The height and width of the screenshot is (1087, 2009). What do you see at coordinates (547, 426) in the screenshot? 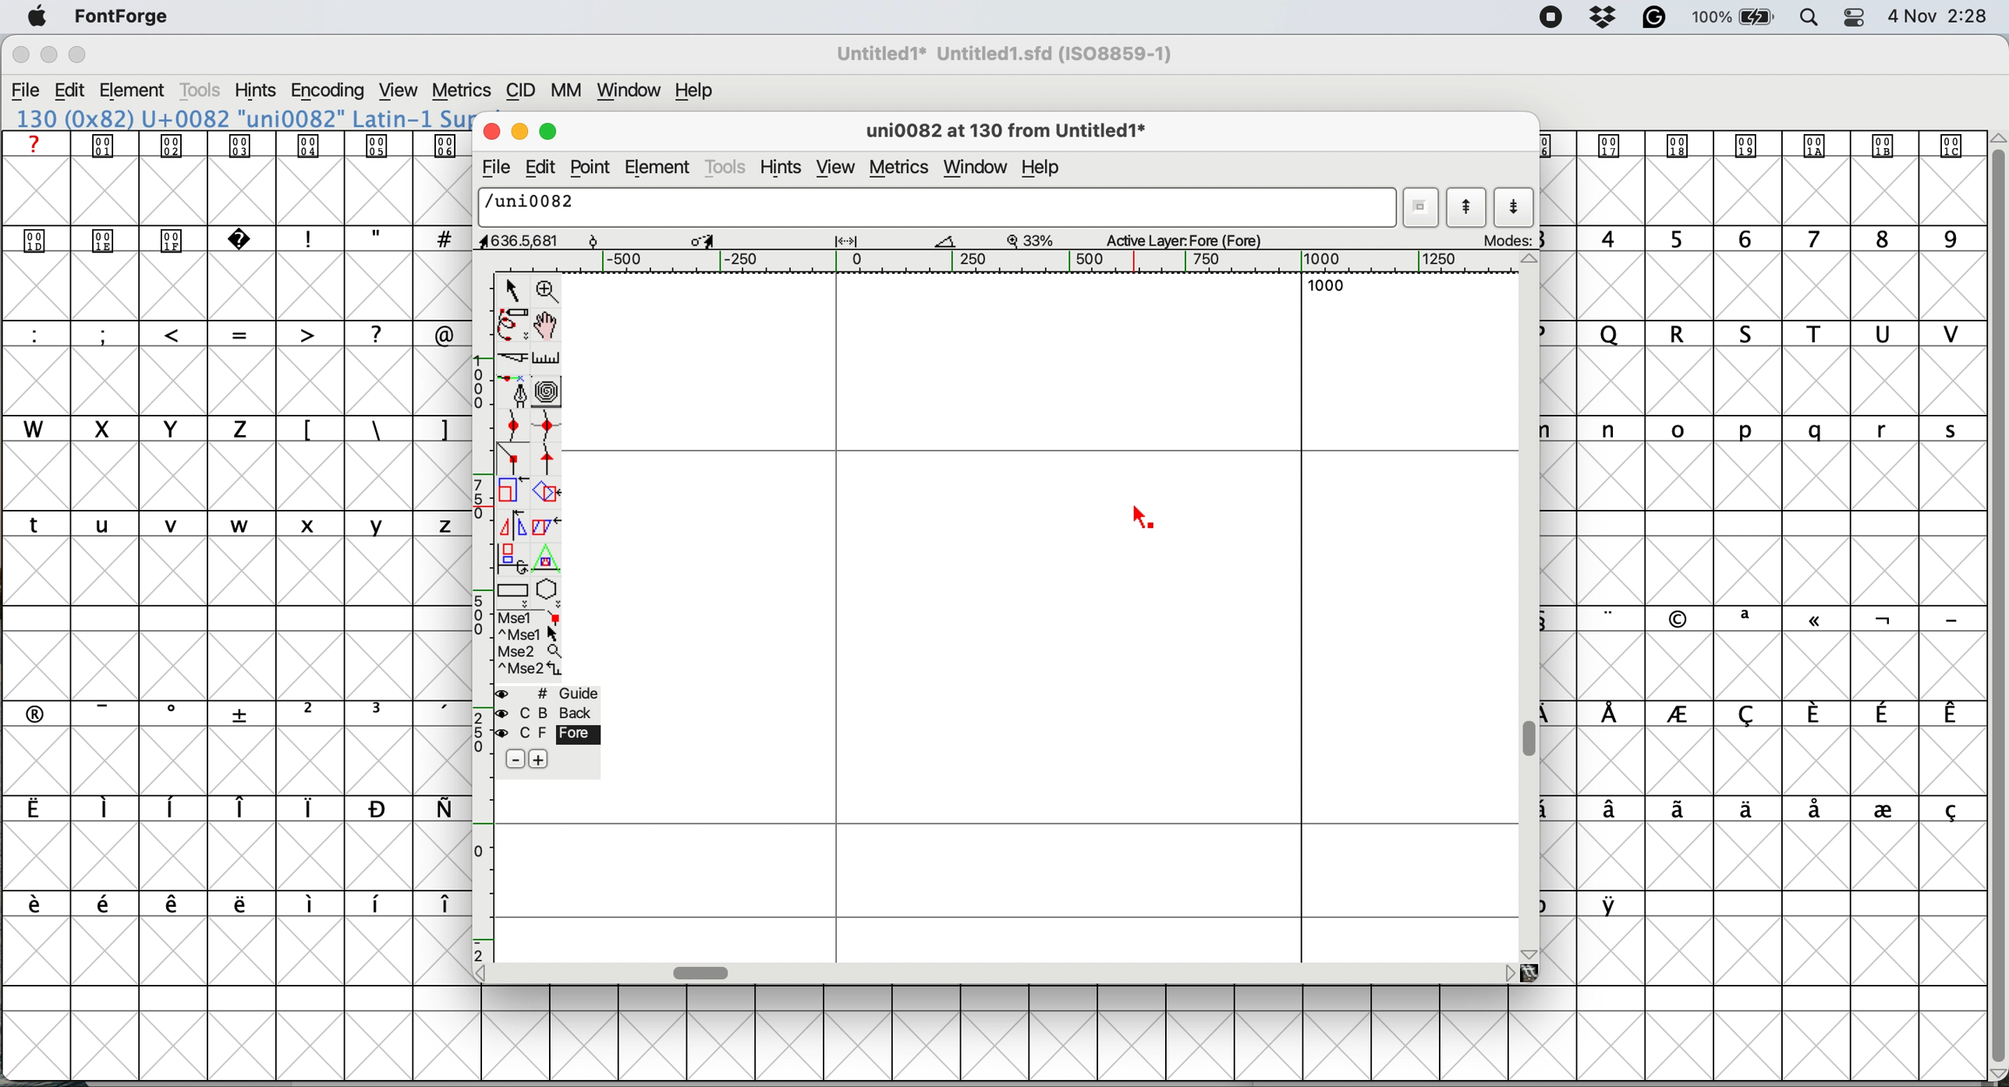
I see `add a curve point horizontal or vertical` at bounding box center [547, 426].